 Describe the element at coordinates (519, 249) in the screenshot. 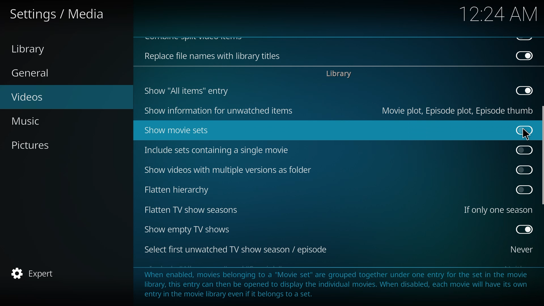

I see `never` at that location.